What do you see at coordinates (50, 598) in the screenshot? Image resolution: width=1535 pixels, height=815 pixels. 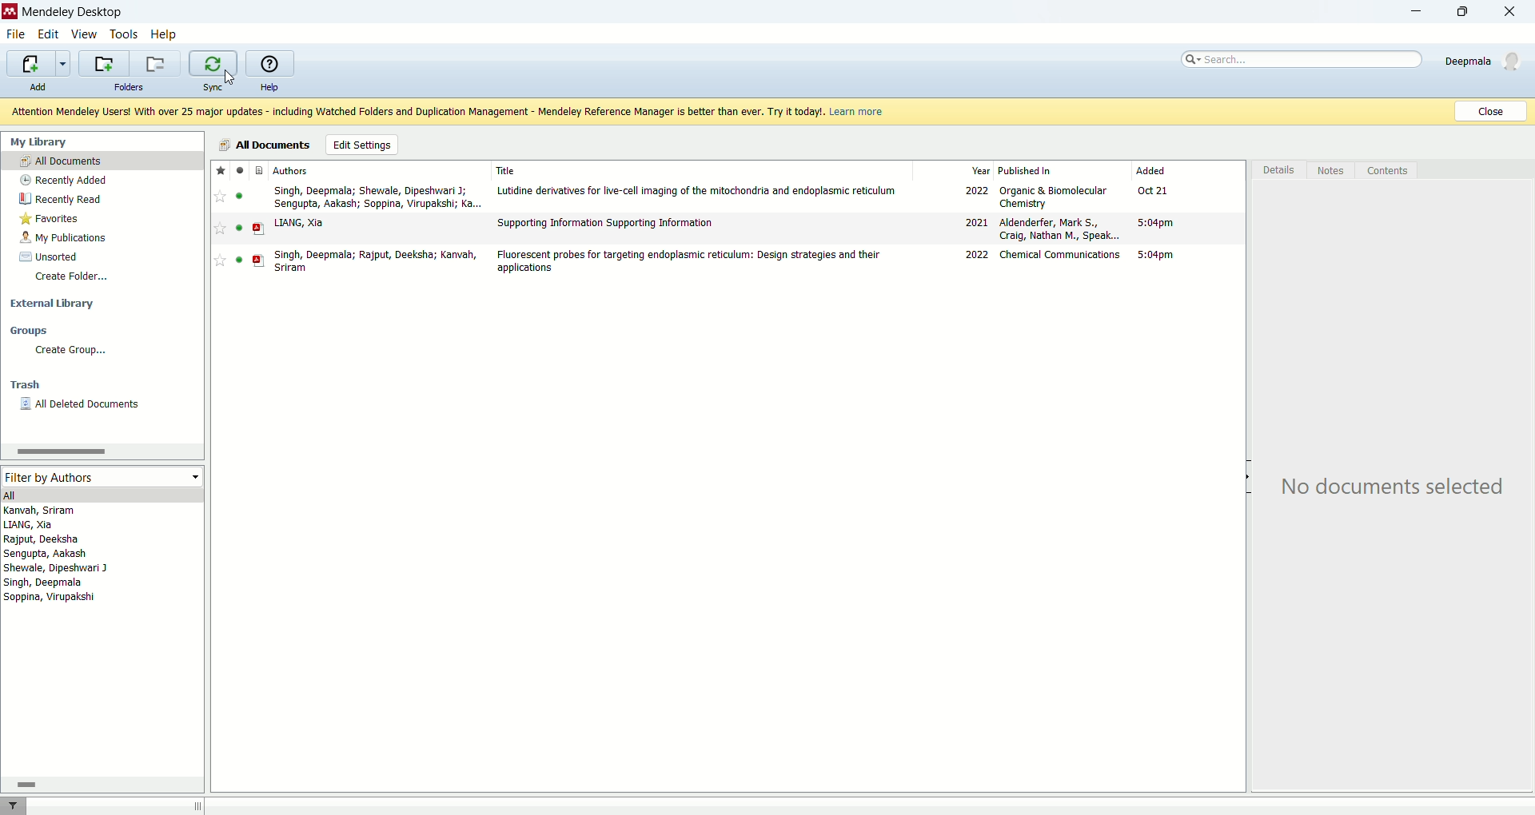 I see `Soppina, Virupakshi` at bounding box center [50, 598].